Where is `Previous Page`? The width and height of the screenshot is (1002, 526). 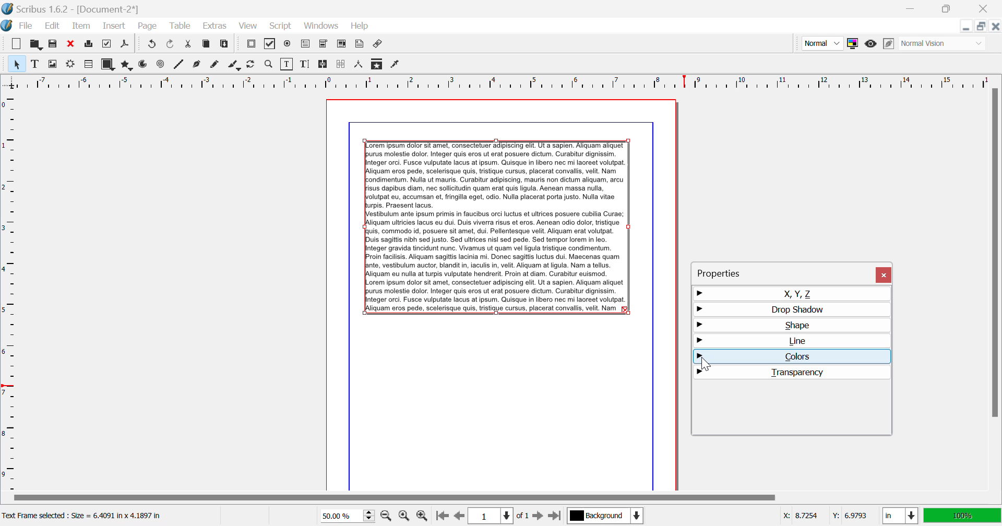
Previous Page is located at coordinates (458, 516).